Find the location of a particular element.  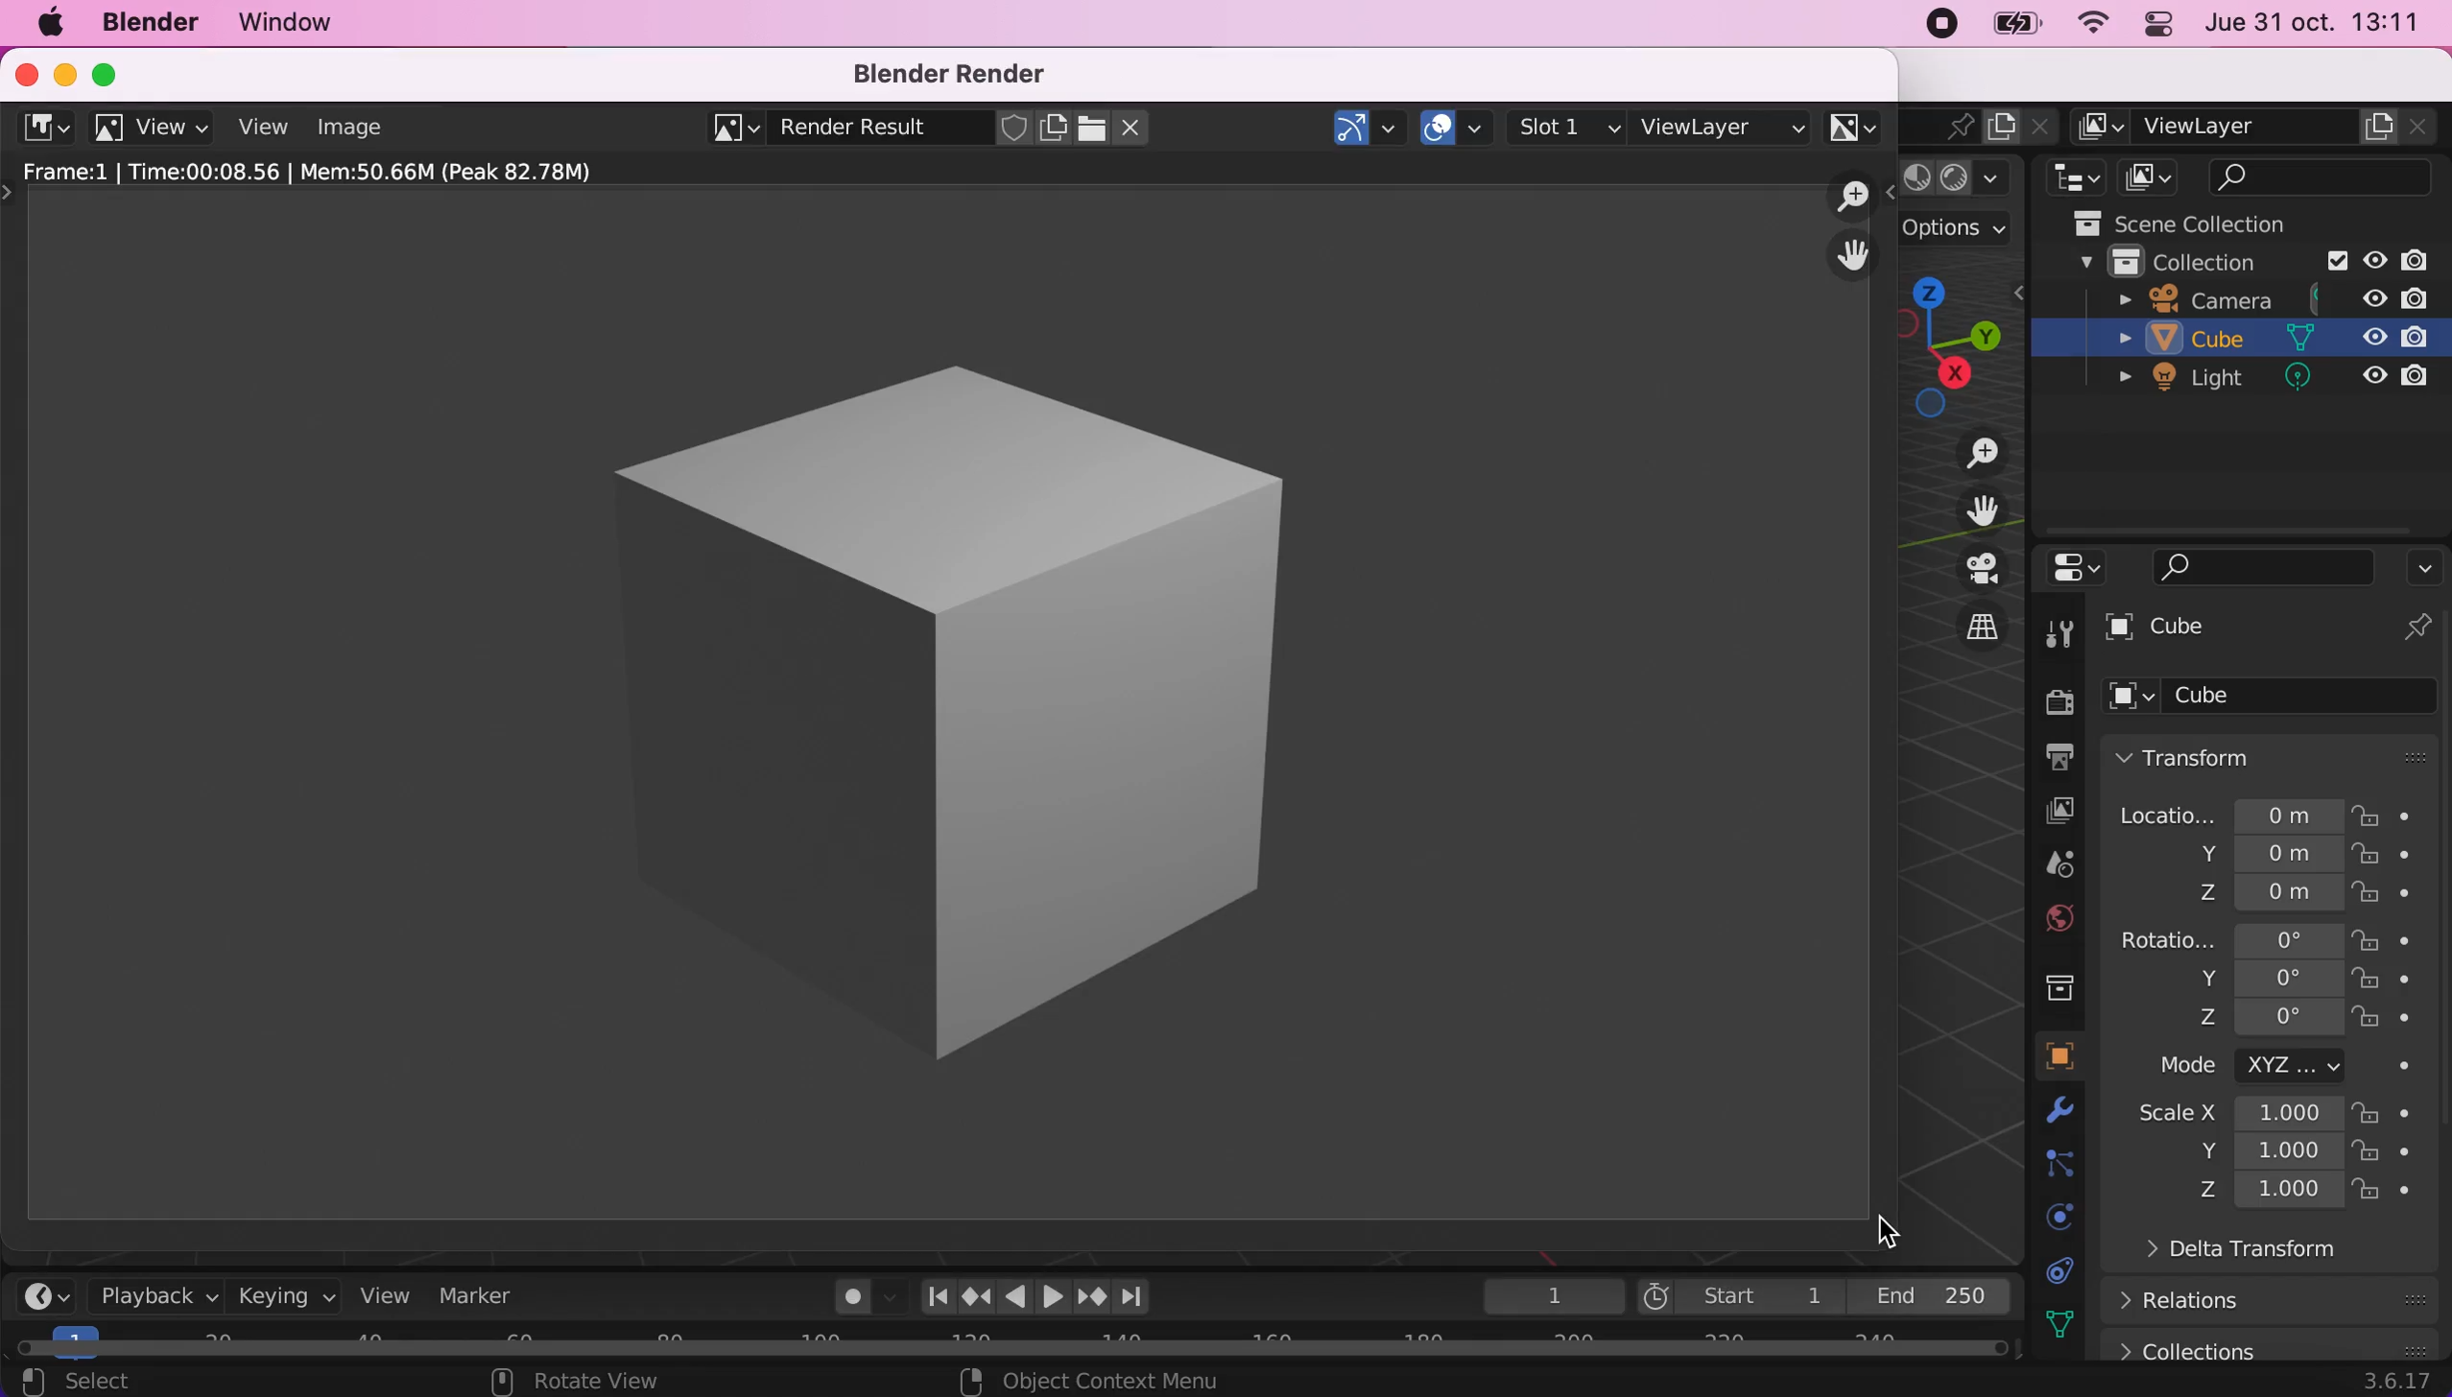

relations is located at coordinates (2193, 1301).